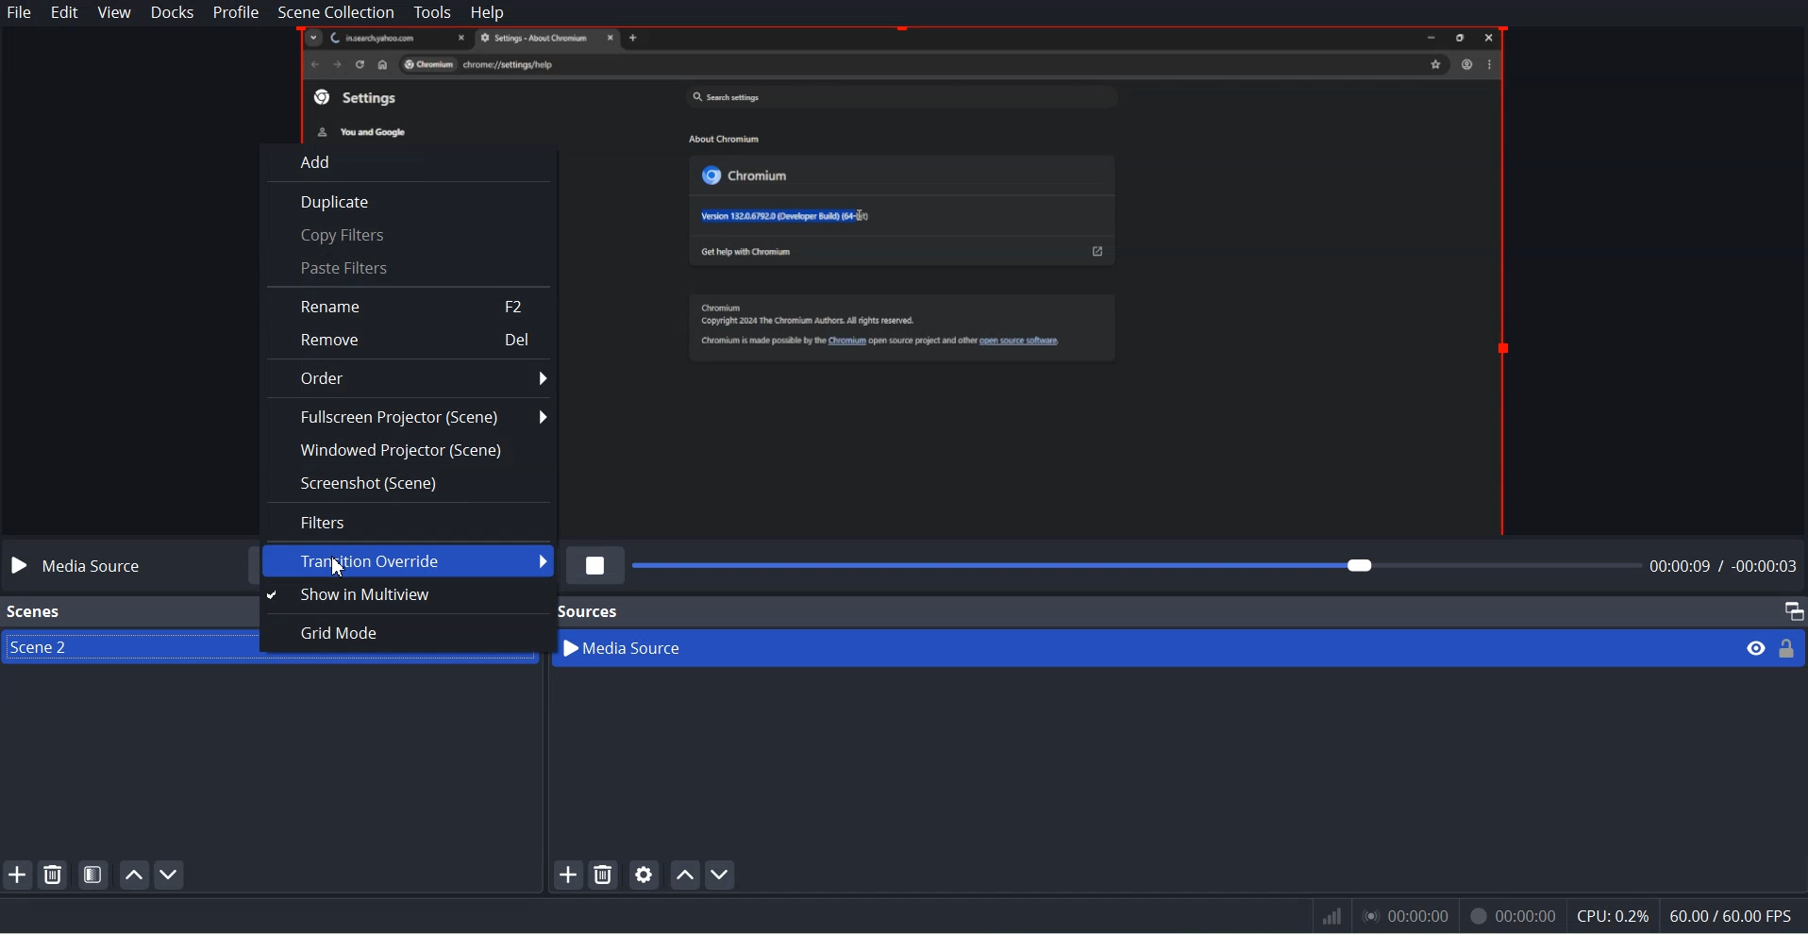 The image size is (1808, 934). Describe the element at coordinates (114, 13) in the screenshot. I see `View` at that location.